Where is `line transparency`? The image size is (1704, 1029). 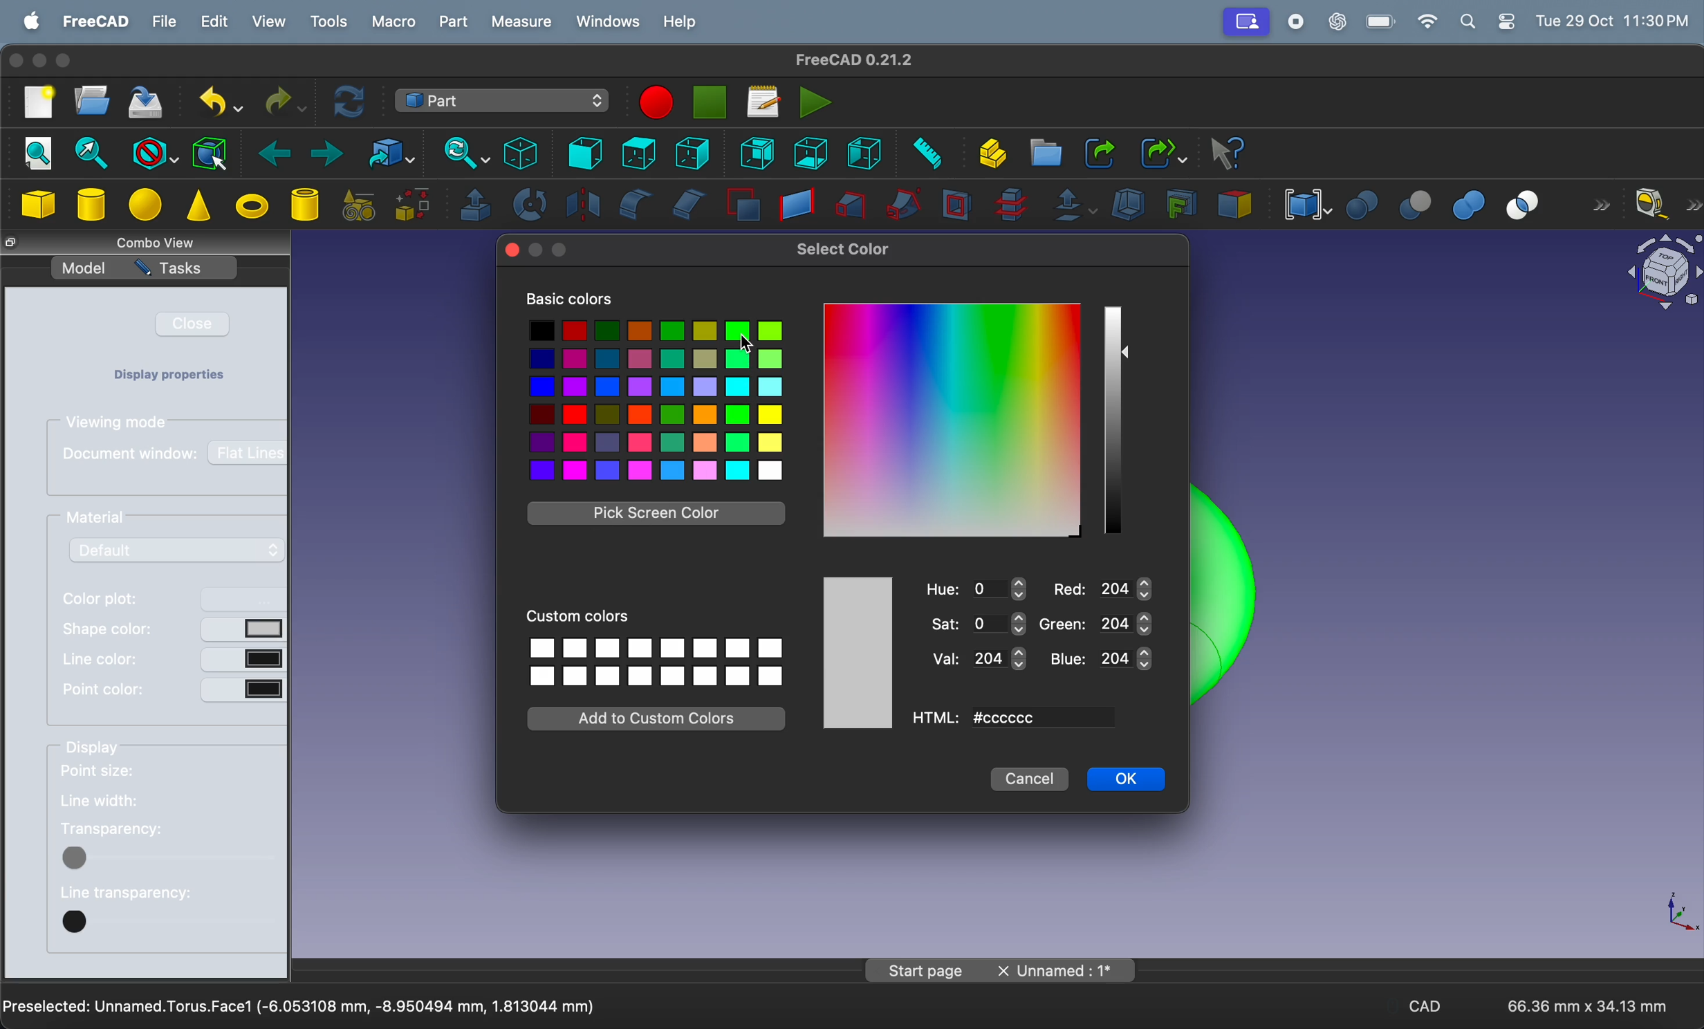
line transparency is located at coordinates (128, 894).